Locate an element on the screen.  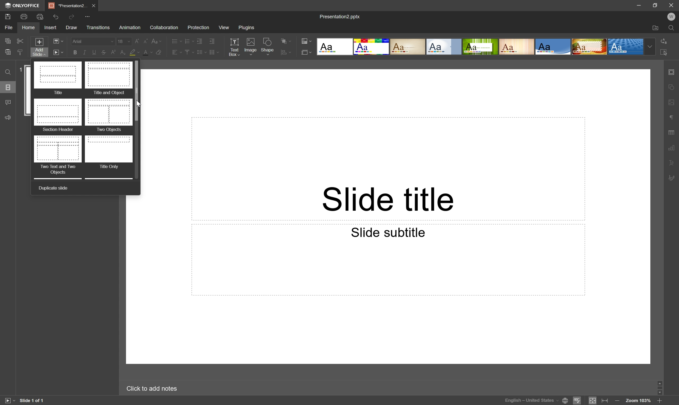
English - United States is located at coordinates (530, 401).